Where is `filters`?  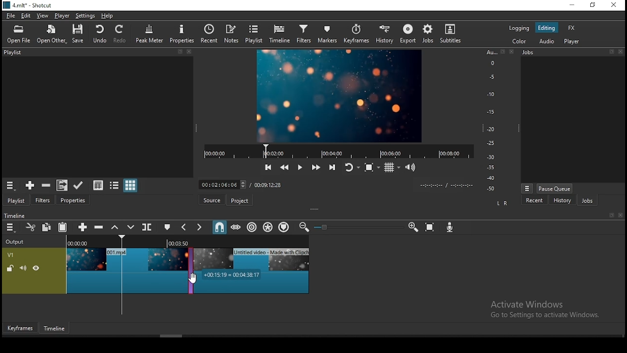
filters is located at coordinates (305, 34).